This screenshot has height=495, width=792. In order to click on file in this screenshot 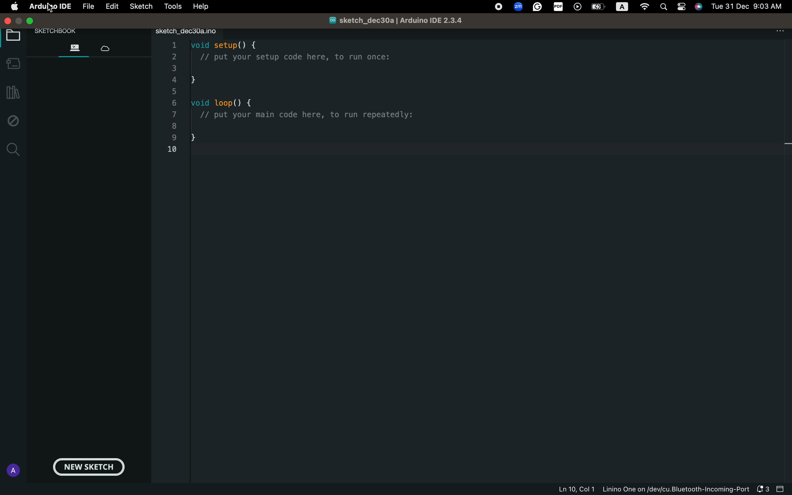, I will do `click(86, 7)`.